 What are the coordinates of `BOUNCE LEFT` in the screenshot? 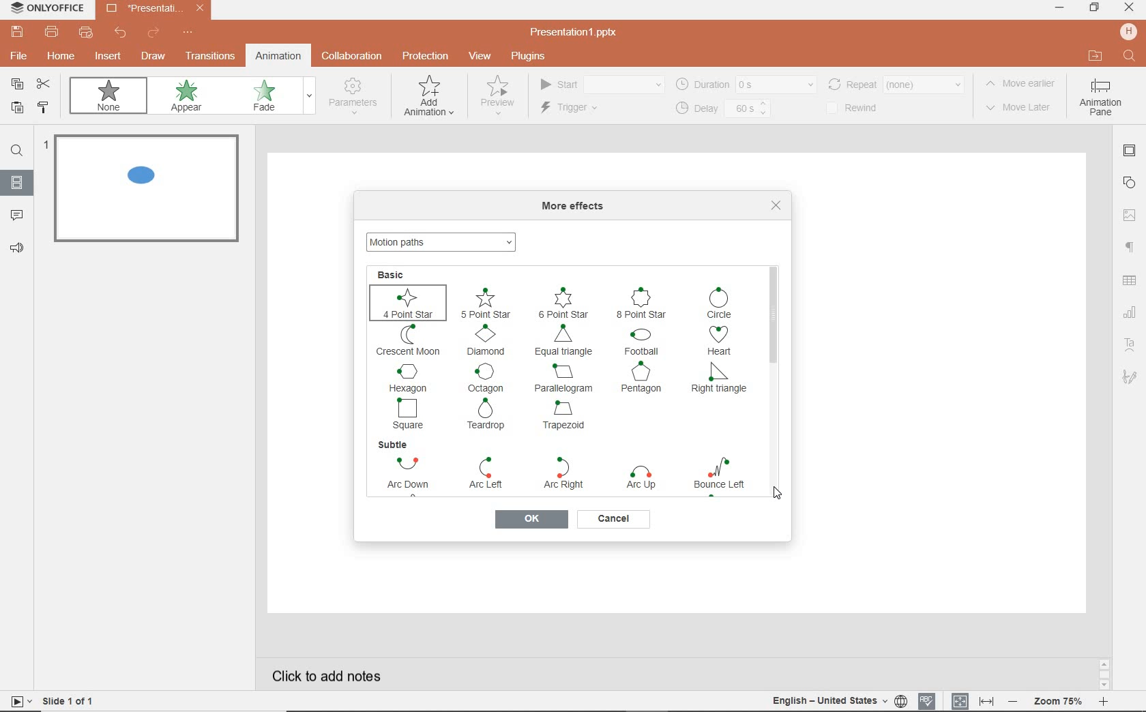 It's located at (717, 477).